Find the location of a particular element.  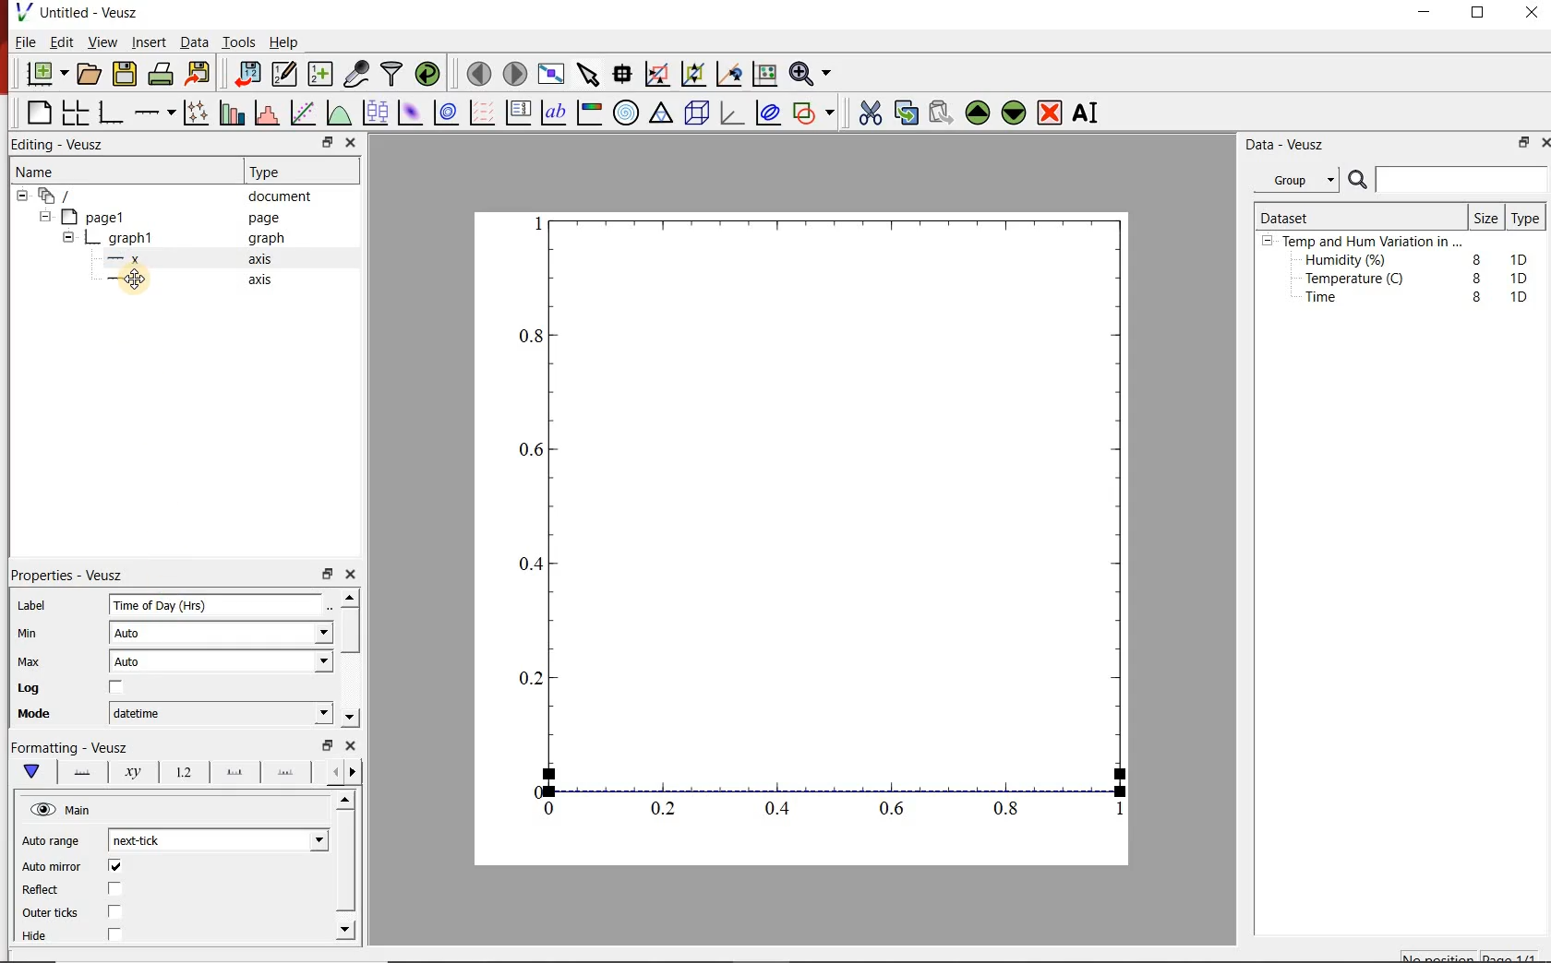

Formatting - Veusz is located at coordinates (74, 749).